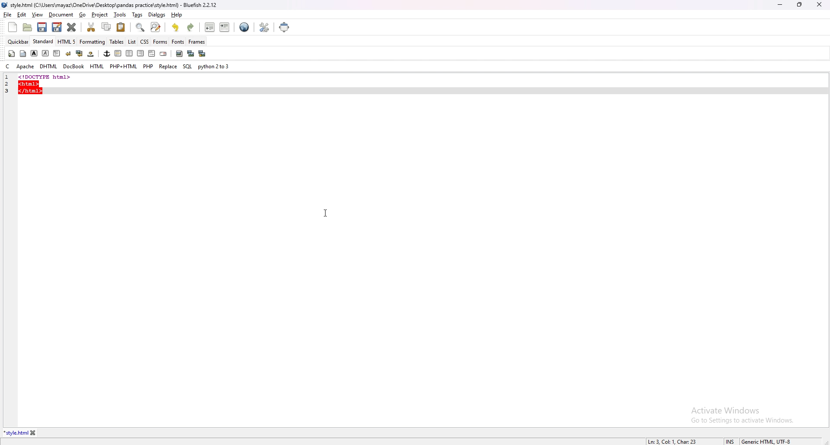 Image resolution: width=830 pixels, height=445 pixels. Describe the element at coordinates (151, 54) in the screenshot. I see `html comment` at that location.